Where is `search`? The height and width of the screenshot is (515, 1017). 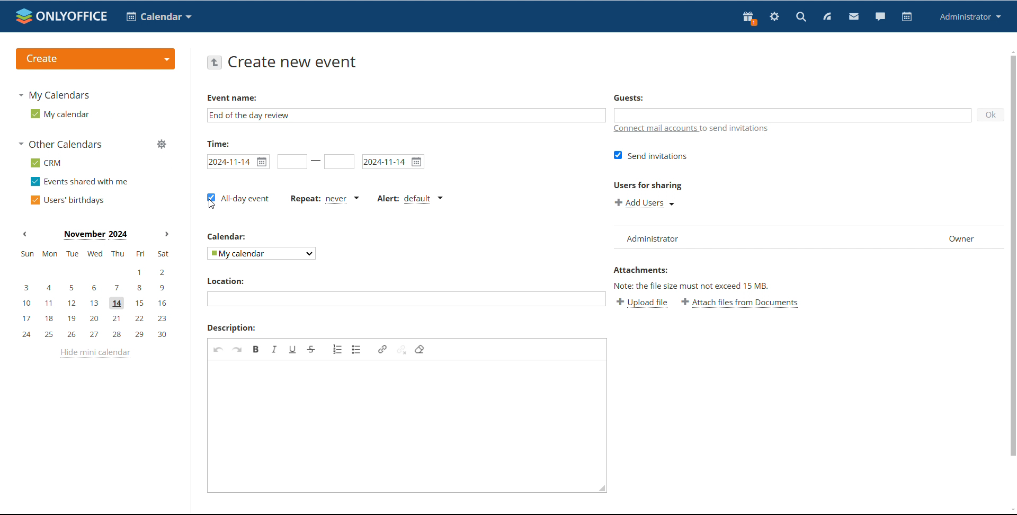
search is located at coordinates (800, 17).